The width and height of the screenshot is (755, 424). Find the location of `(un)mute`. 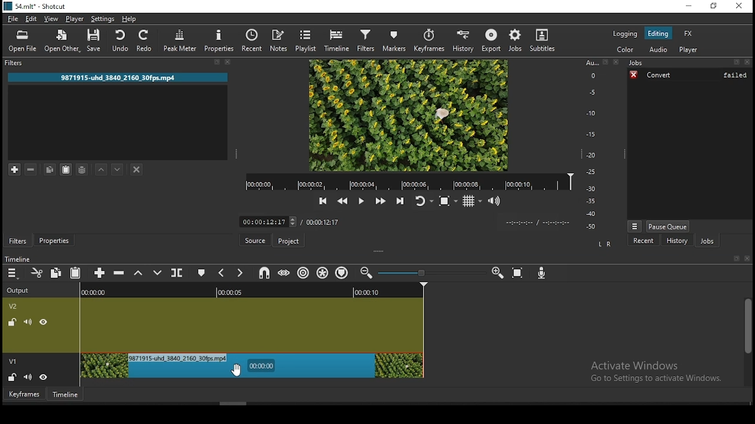

(un)mute is located at coordinates (28, 323).